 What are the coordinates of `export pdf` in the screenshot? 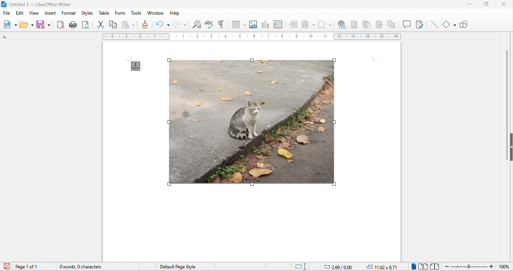 It's located at (61, 24).